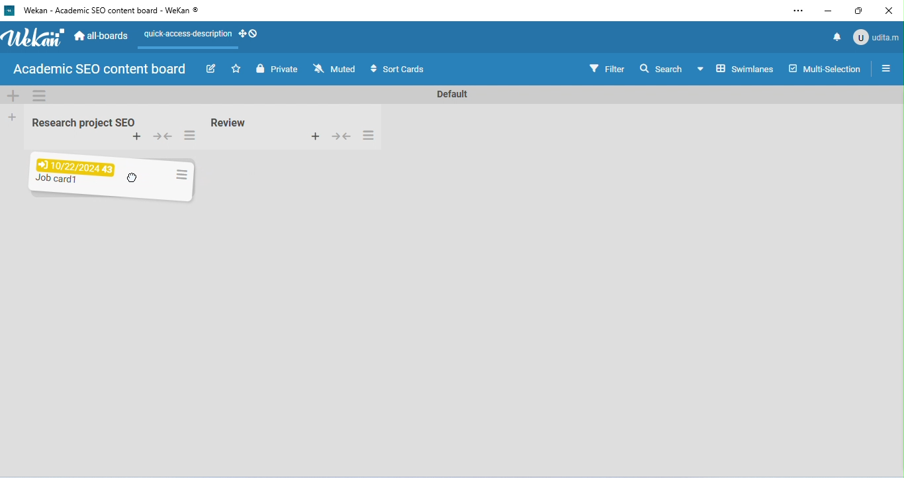 The image size is (904, 478). I want to click on add card to top of list, so click(314, 135).